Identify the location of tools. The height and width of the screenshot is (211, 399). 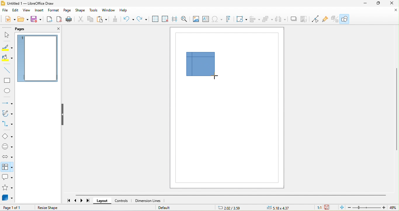
(94, 11).